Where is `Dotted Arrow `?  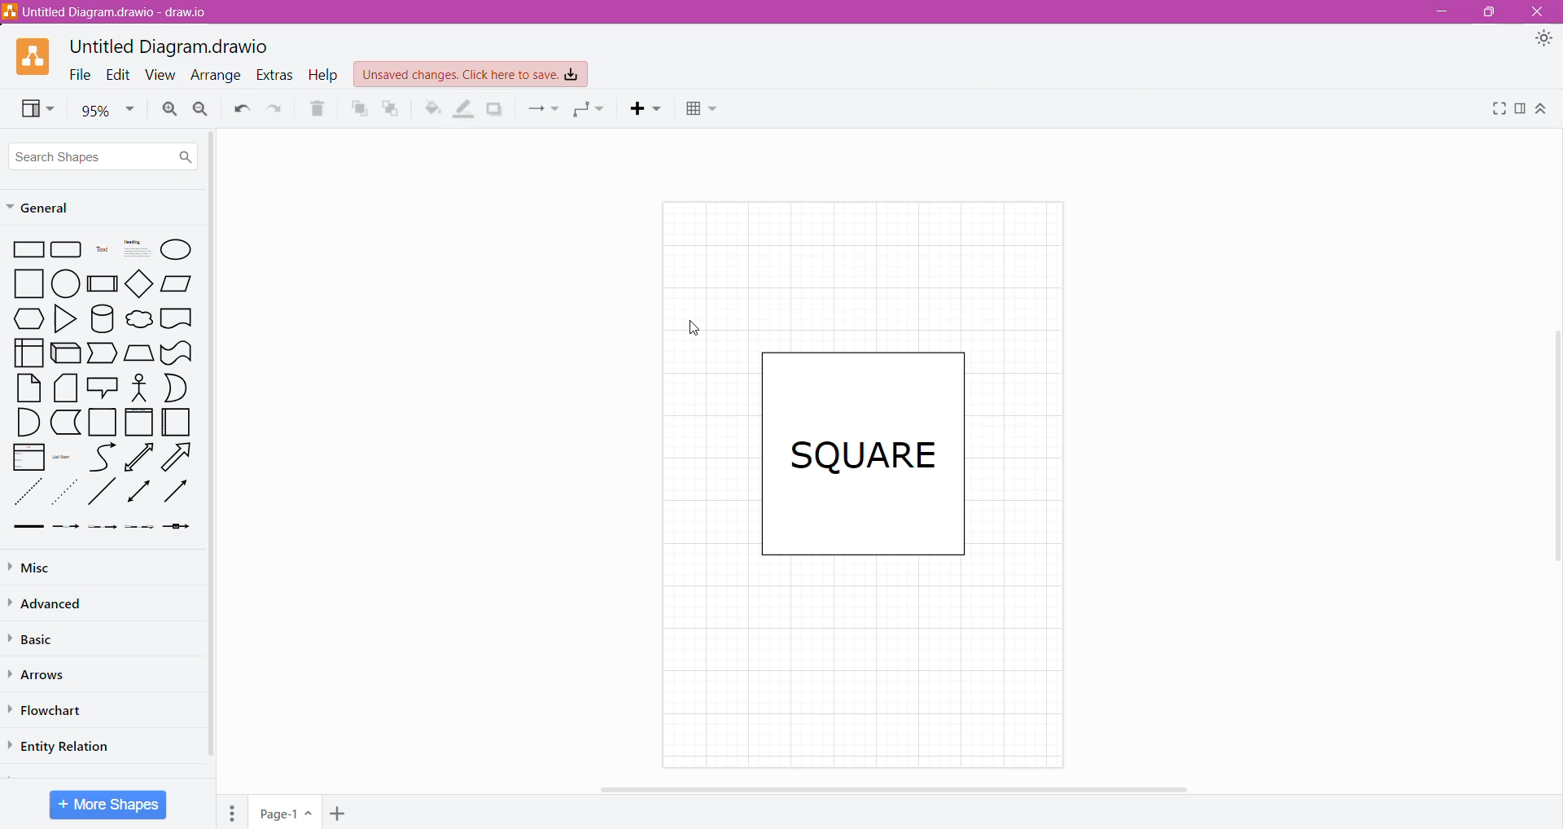 Dotted Arrow  is located at coordinates (66, 493).